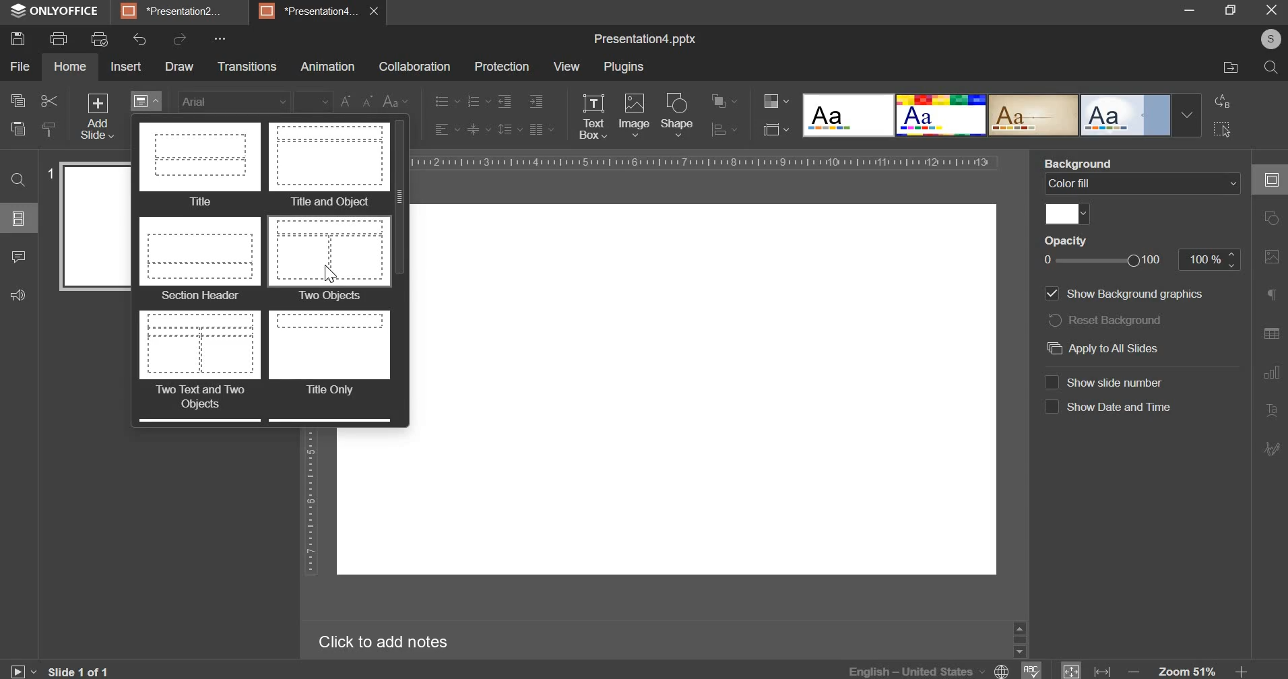 Image resolution: width=1288 pixels, height=679 pixels. What do you see at coordinates (771, 102) in the screenshot?
I see `change color theme` at bounding box center [771, 102].